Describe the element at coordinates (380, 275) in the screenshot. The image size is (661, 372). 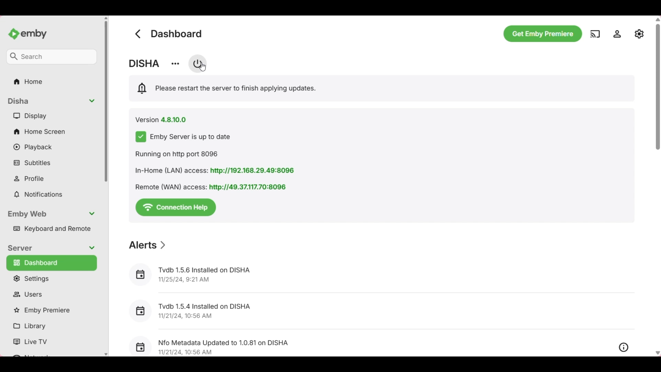
I see `Recent alert` at that location.